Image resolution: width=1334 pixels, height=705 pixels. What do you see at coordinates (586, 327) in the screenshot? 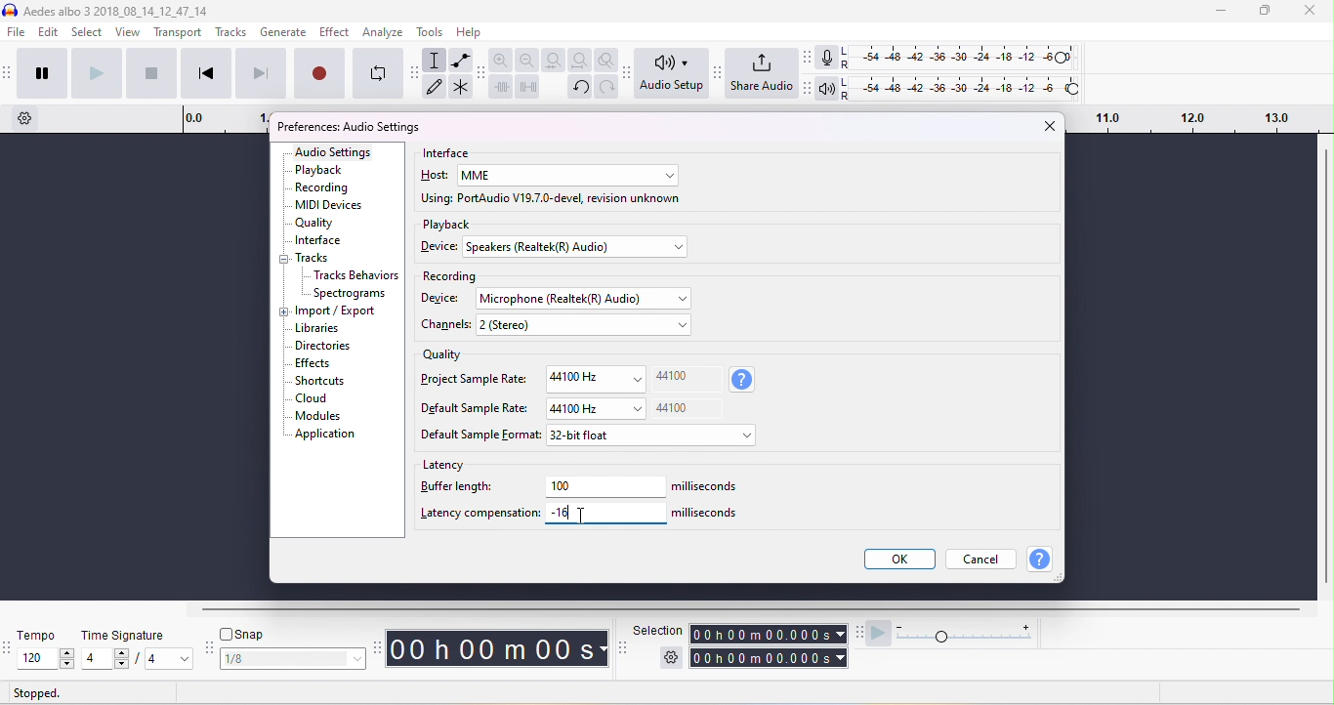
I see `select channels` at bounding box center [586, 327].